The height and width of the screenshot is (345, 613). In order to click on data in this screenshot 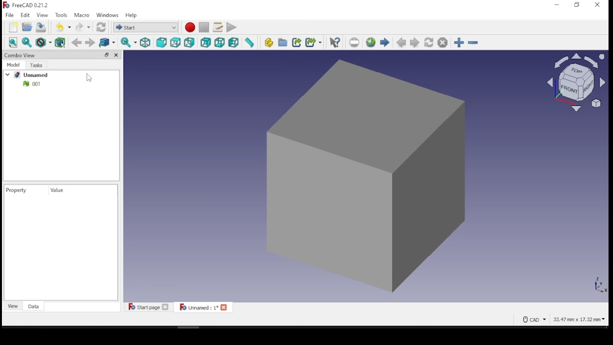, I will do `click(33, 306)`.